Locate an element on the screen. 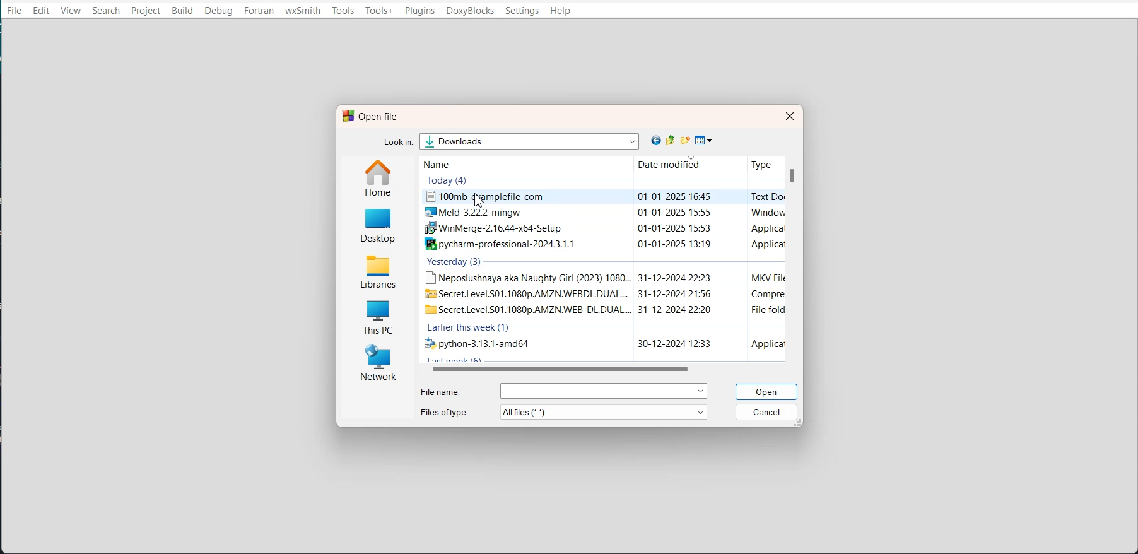 This screenshot has height=554, width=1138. Cancel is located at coordinates (768, 411).